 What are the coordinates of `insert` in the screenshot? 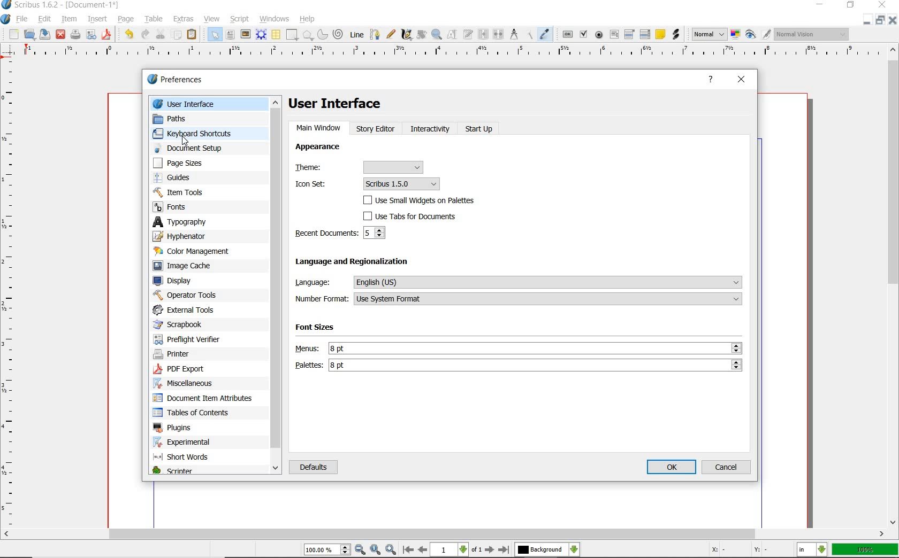 It's located at (97, 19).